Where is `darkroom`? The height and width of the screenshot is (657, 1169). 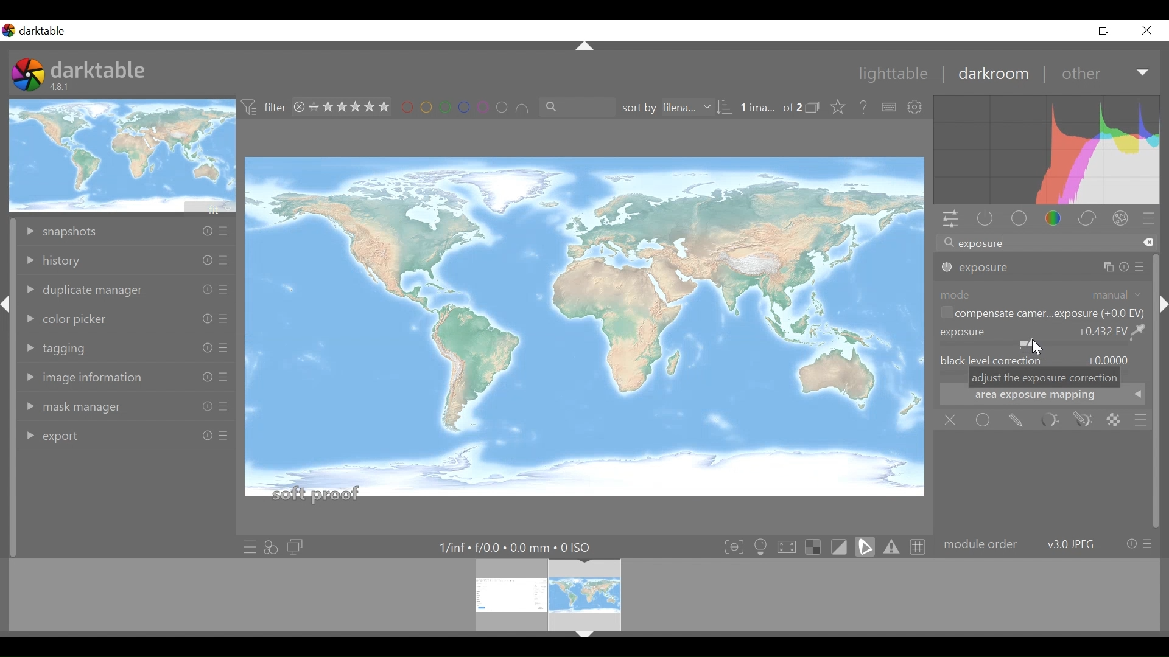
darkroom is located at coordinates (992, 74).